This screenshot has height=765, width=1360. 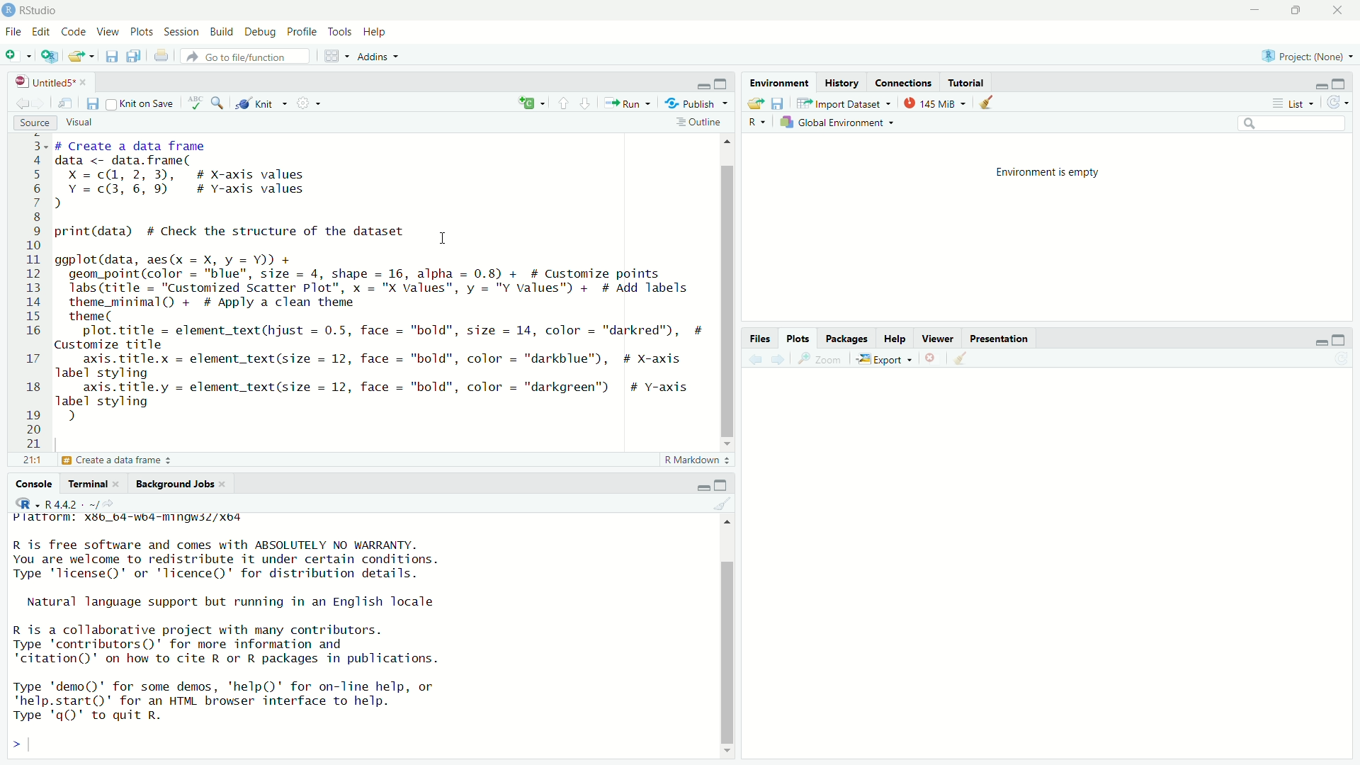 What do you see at coordinates (721, 84) in the screenshot?
I see `Maximize` at bounding box center [721, 84].